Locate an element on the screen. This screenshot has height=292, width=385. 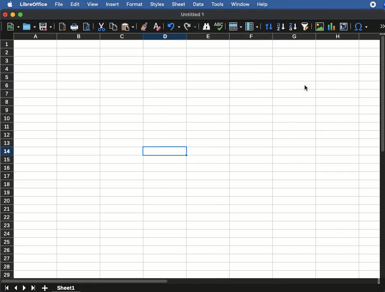
click is located at coordinates (305, 89).